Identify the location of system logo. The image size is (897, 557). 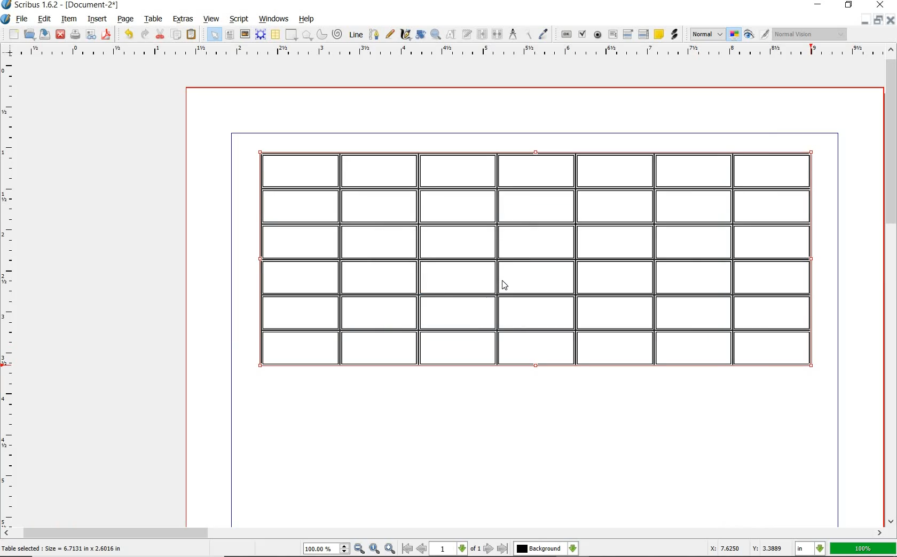
(7, 18).